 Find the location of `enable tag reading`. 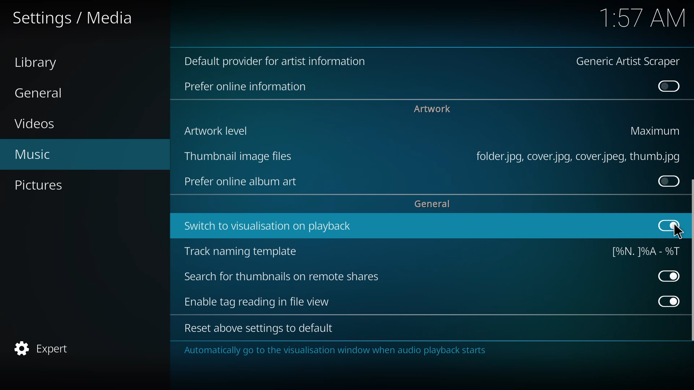

enable tag reading is located at coordinates (256, 302).